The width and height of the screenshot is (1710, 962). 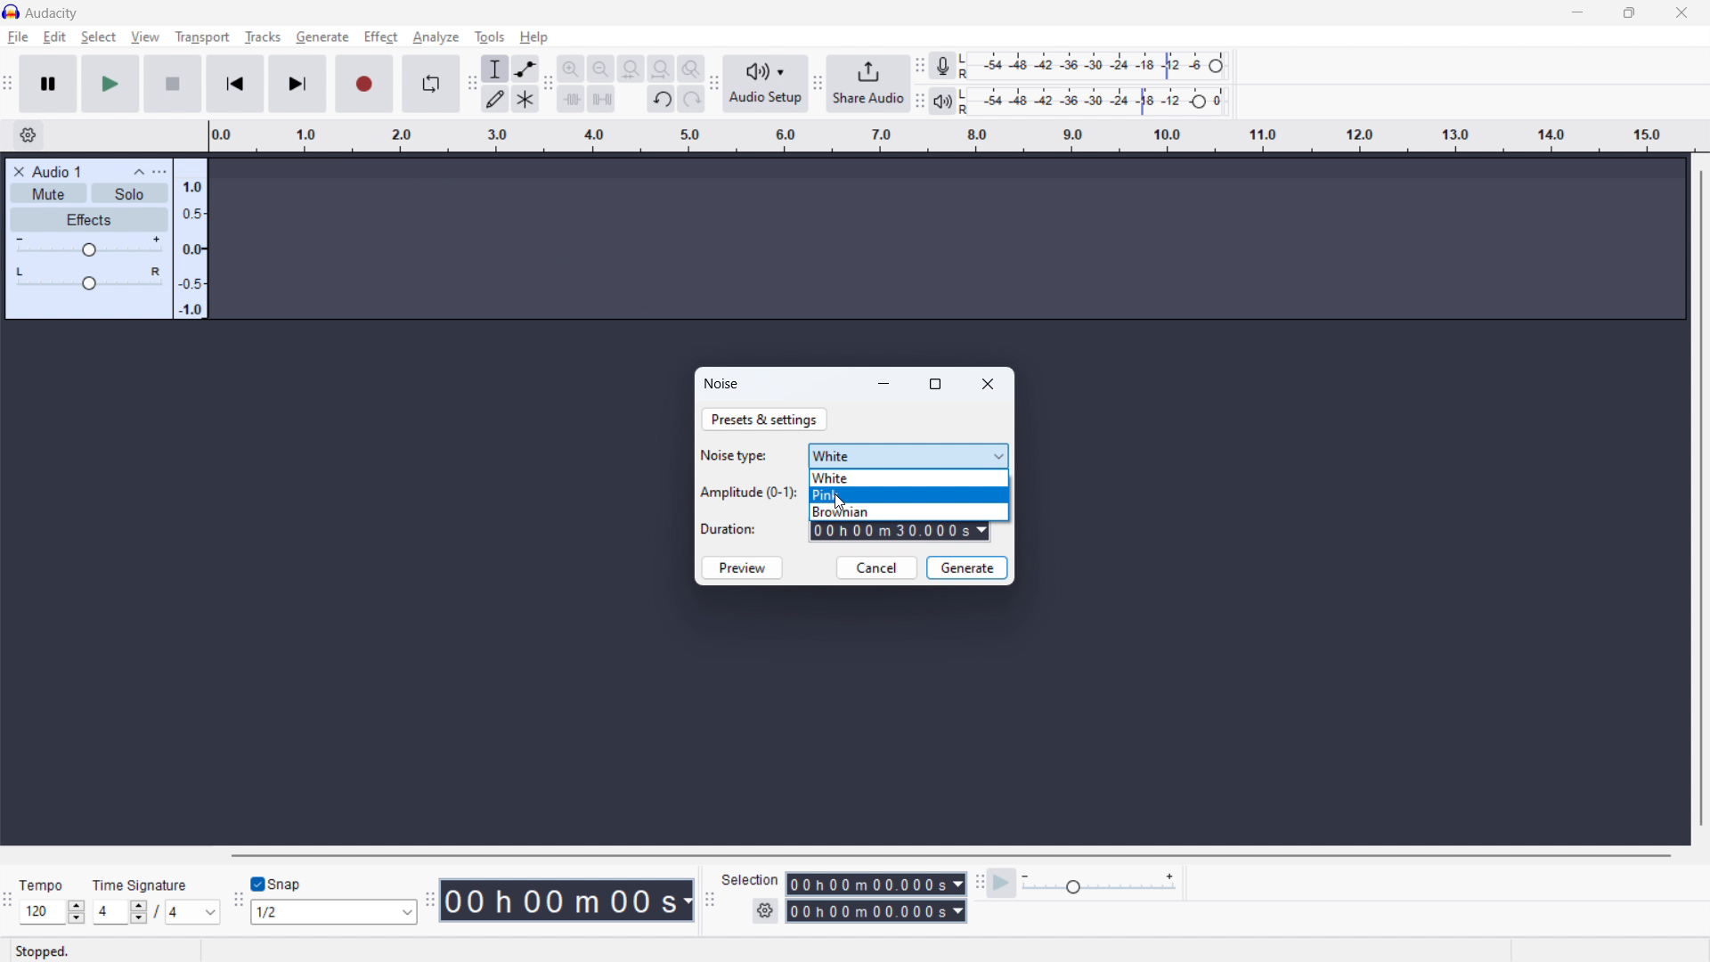 I want to click on effects, so click(x=88, y=218).